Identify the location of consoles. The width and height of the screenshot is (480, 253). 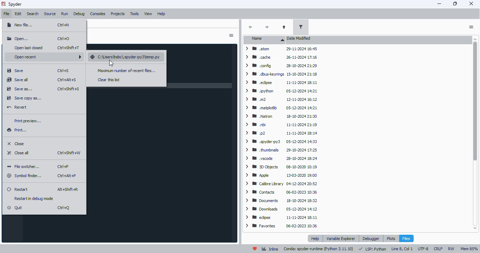
(98, 14).